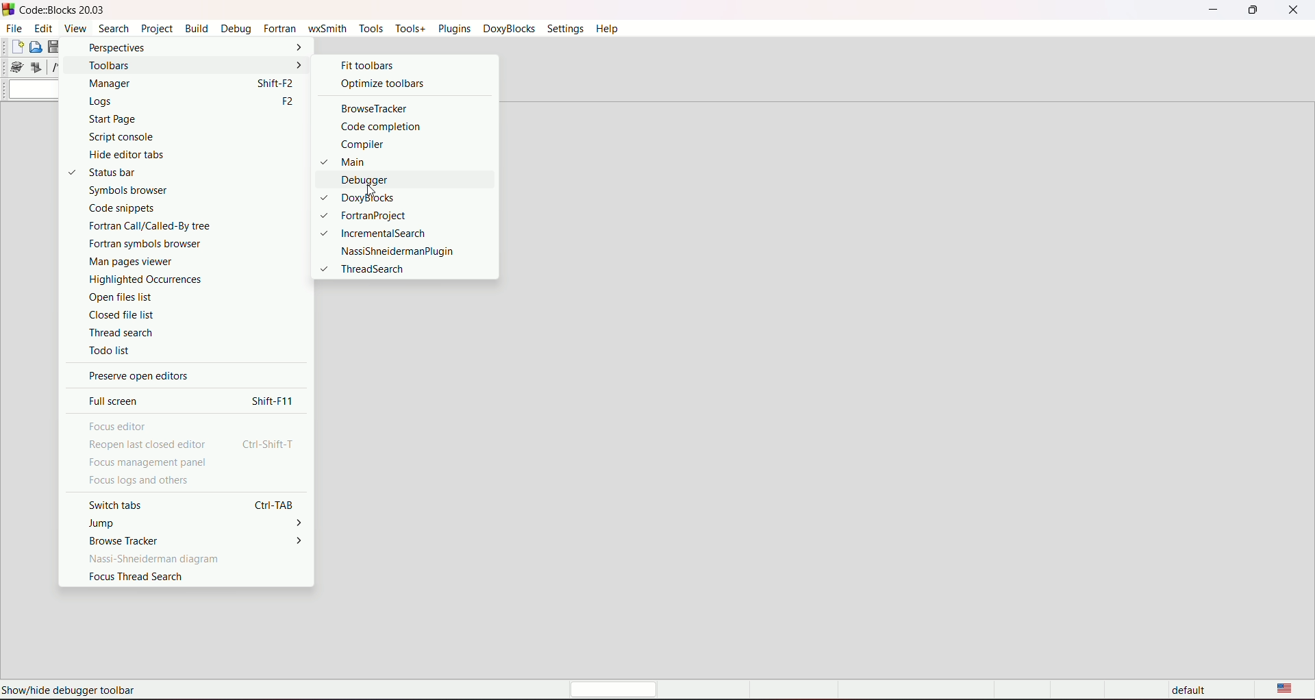  Describe the element at coordinates (43, 27) in the screenshot. I see `edit` at that location.